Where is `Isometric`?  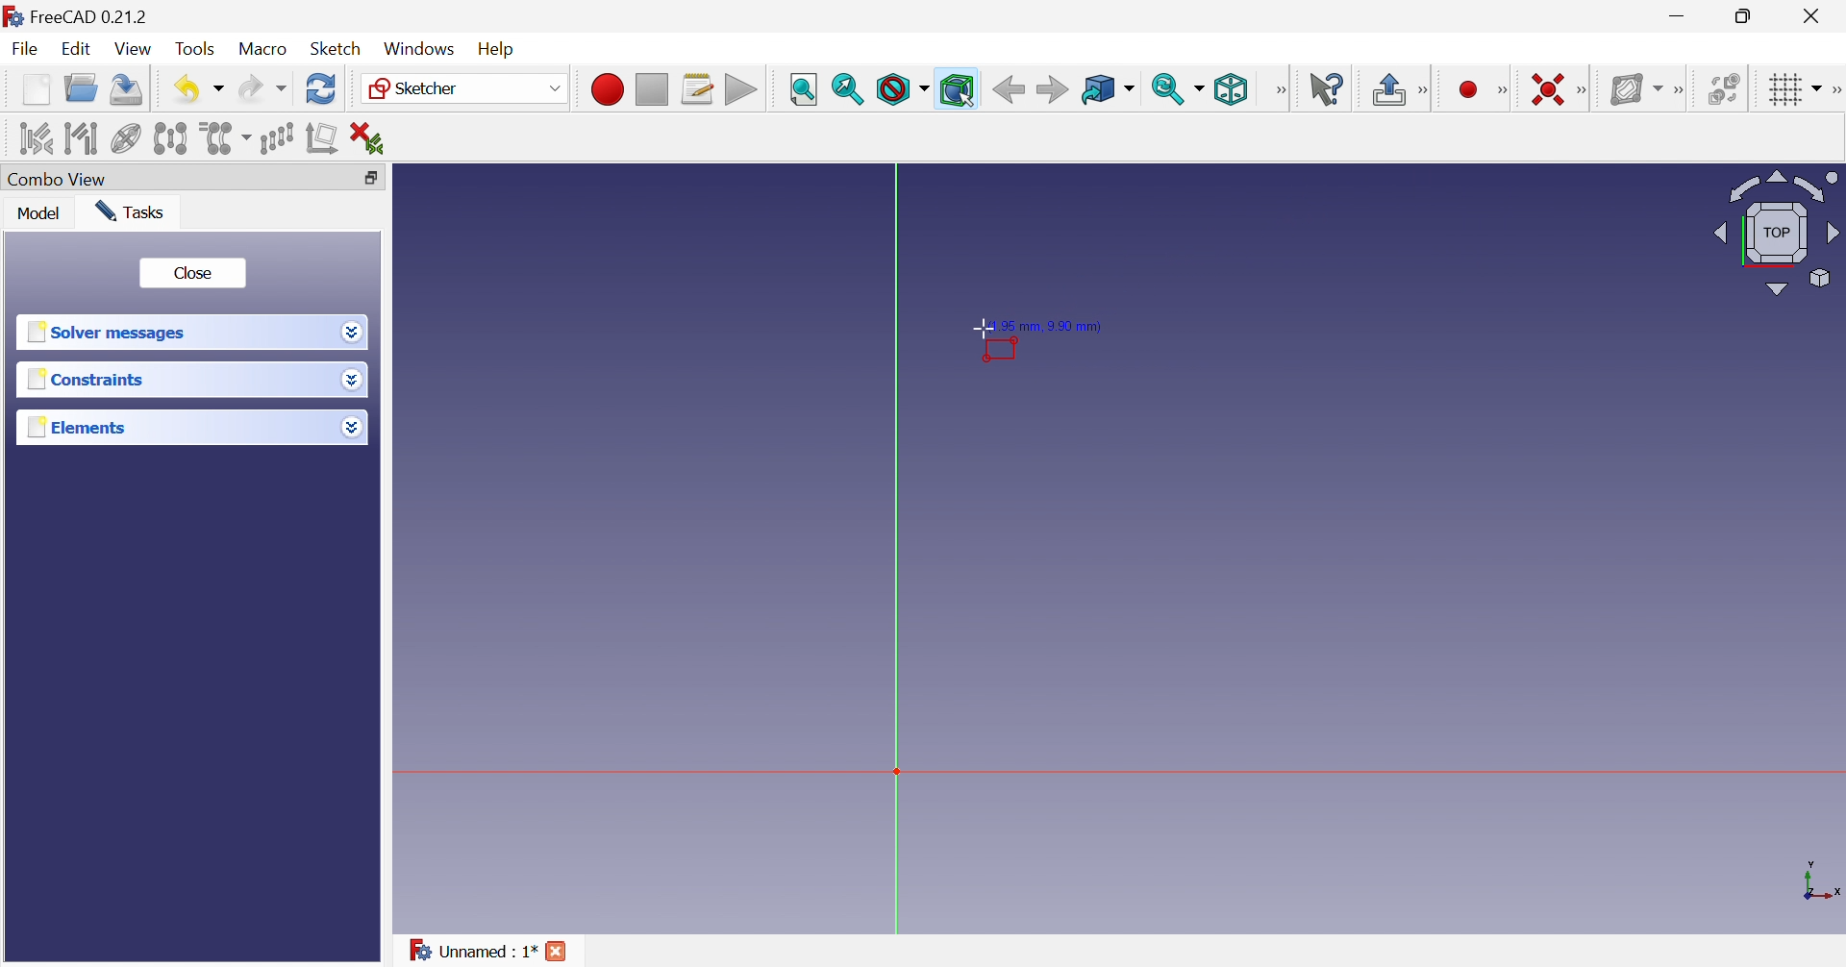 Isometric is located at coordinates (1235, 88).